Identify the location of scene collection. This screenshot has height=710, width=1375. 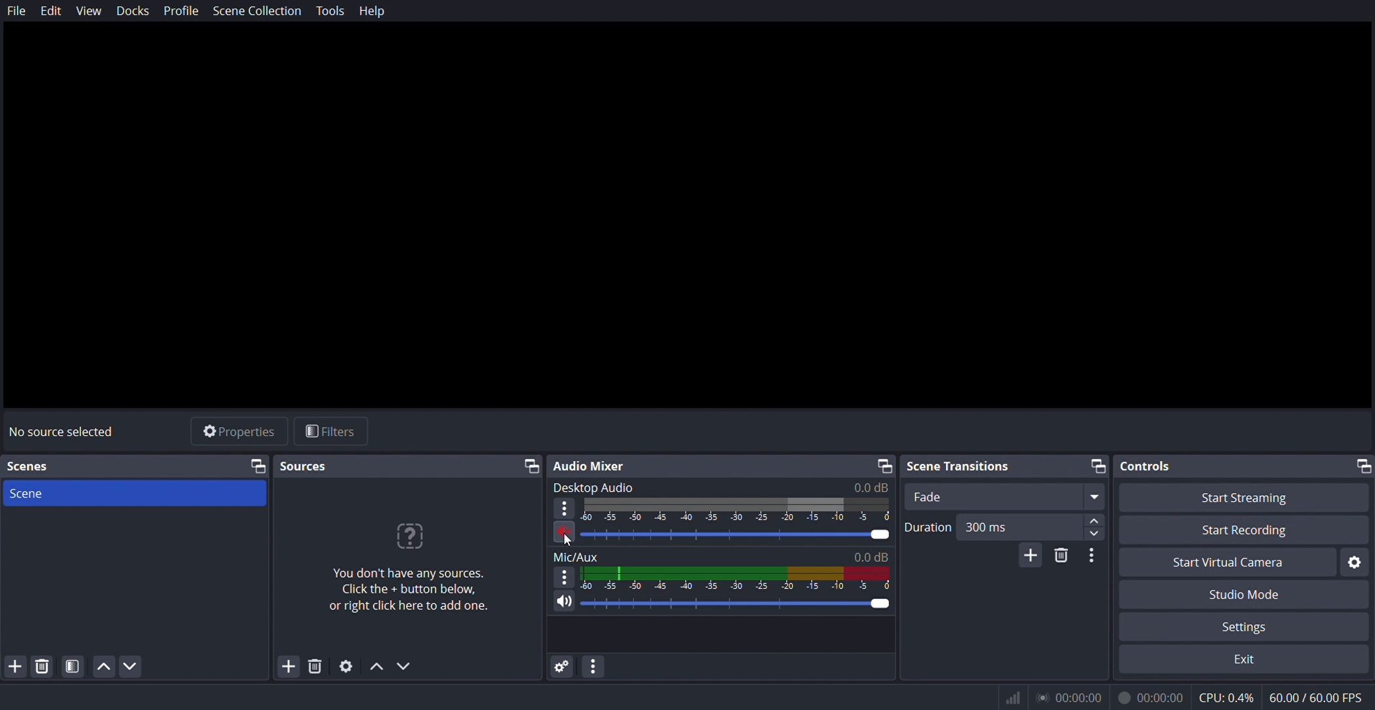
(259, 11).